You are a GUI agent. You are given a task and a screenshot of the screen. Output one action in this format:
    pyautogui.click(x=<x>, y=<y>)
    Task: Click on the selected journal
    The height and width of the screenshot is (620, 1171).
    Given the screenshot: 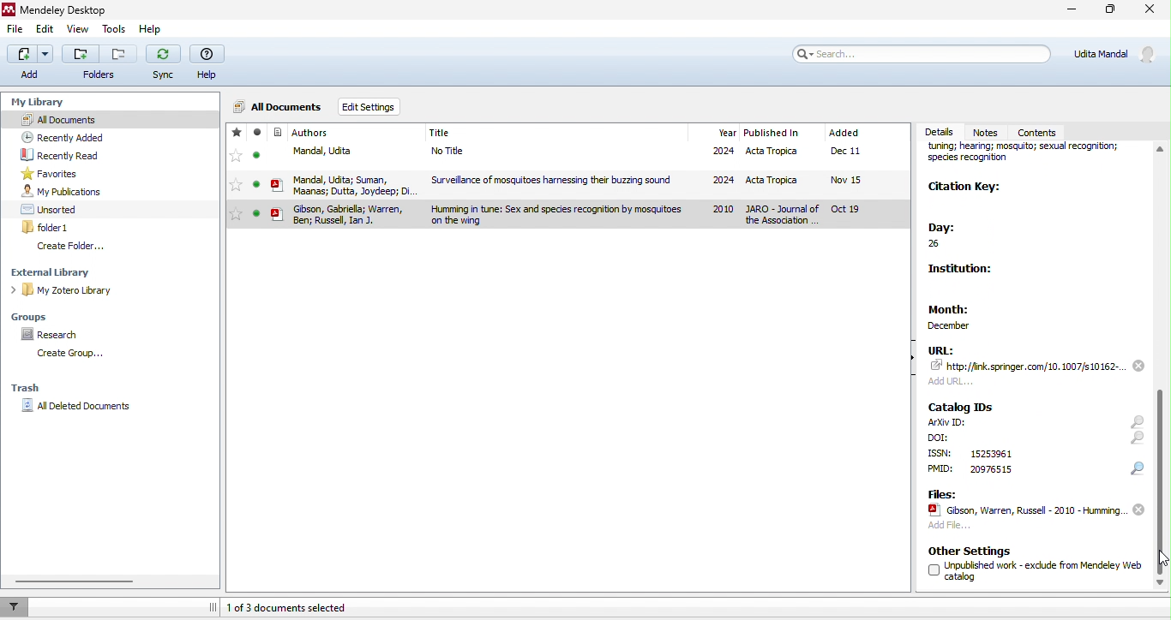 What is the action you would take?
    pyautogui.click(x=567, y=215)
    